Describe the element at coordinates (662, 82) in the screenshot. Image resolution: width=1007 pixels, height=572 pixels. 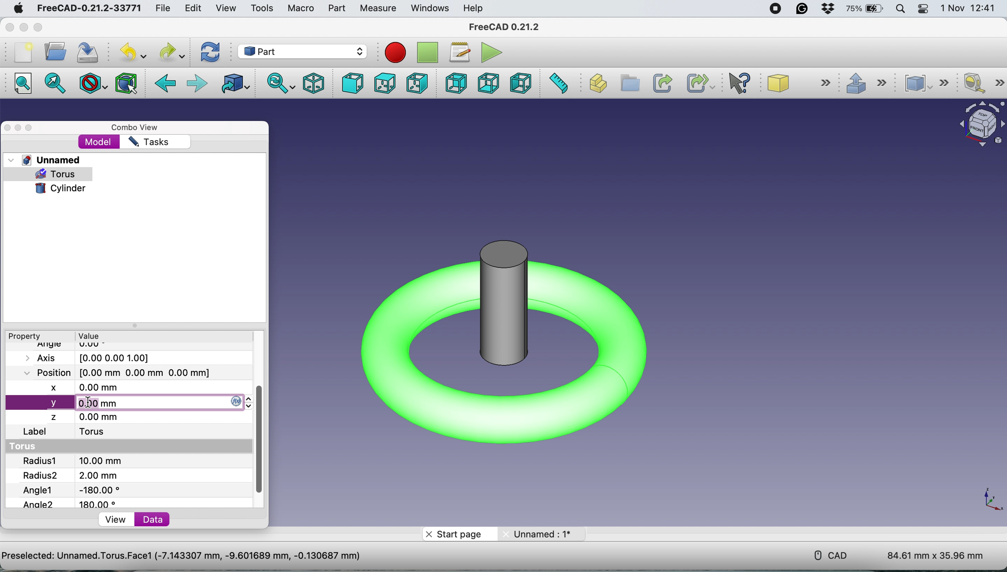
I see `create link` at that location.